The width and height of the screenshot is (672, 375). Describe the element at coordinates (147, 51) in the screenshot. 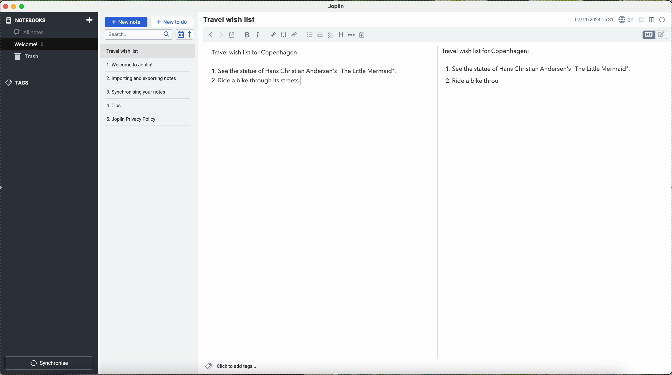

I see `travel wish list file` at that location.